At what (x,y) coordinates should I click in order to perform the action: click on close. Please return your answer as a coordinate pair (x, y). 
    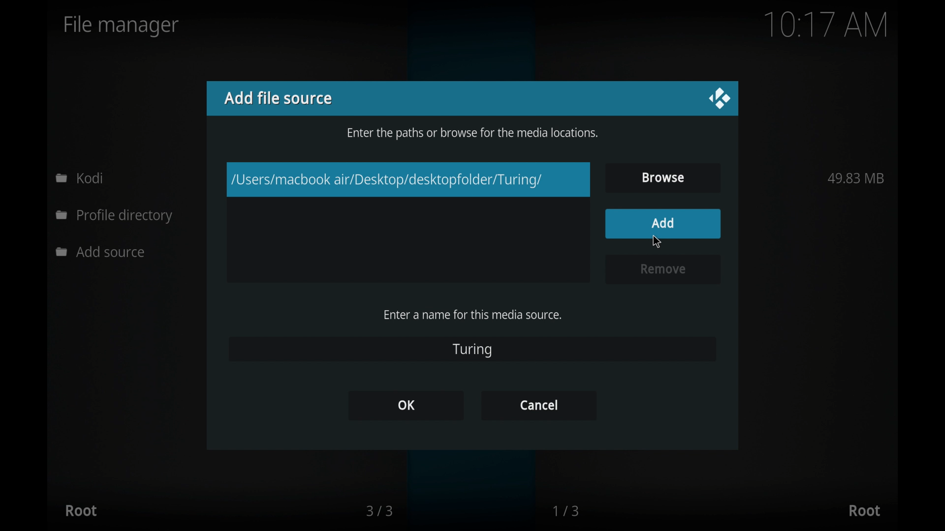
    Looking at the image, I should click on (719, 99).